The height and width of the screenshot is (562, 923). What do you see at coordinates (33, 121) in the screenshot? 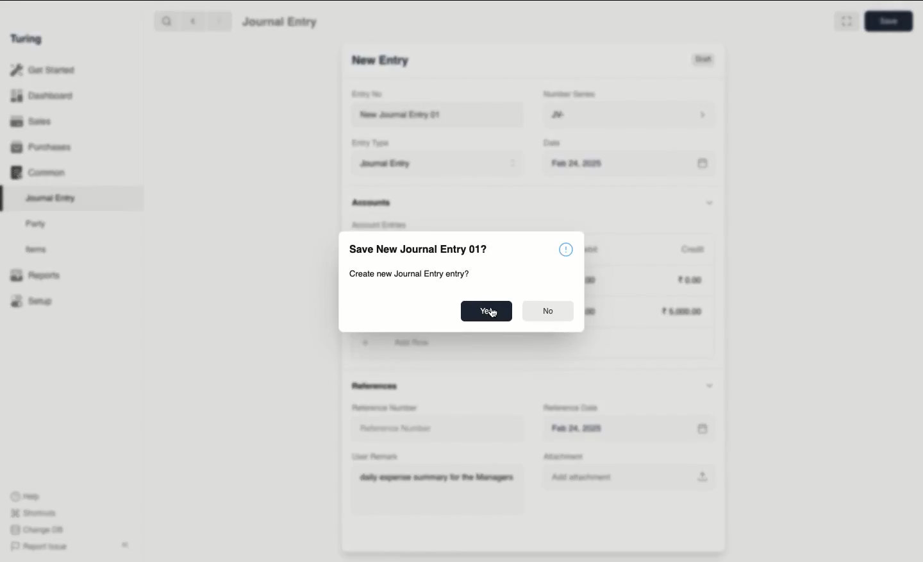
I see `Sales` at bounding box center [33, 121].